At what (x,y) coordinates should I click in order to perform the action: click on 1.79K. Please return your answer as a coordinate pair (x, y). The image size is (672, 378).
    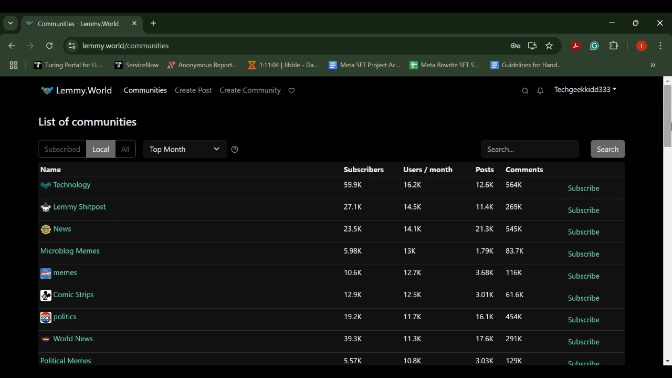
    Looking at the image, I should click on (484, 250).